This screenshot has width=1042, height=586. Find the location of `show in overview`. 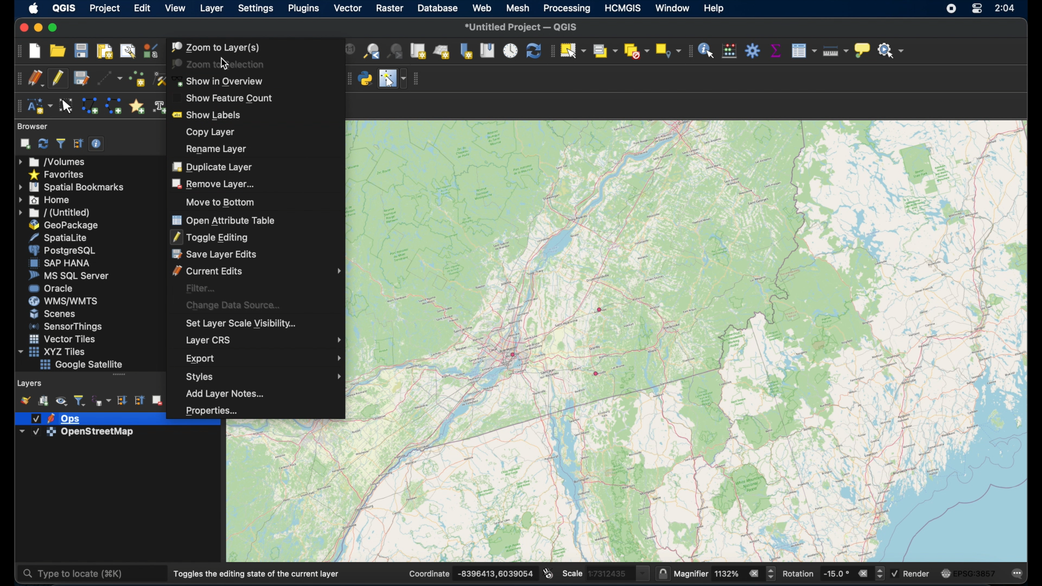

show in overview is located at coordinates (220, 81).